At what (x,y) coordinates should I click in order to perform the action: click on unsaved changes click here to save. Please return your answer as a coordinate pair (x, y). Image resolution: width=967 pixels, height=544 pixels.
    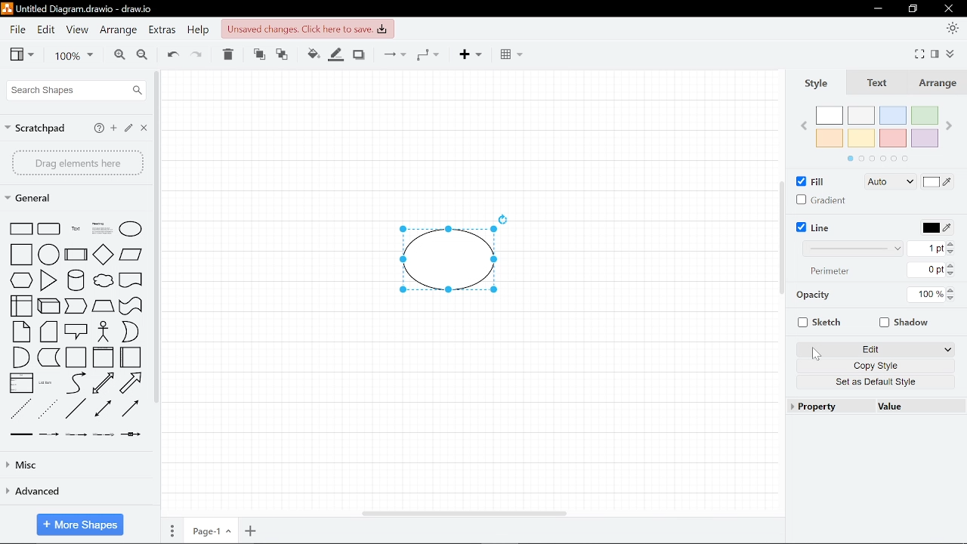
    Looking at the image, I should click on (307, 29).